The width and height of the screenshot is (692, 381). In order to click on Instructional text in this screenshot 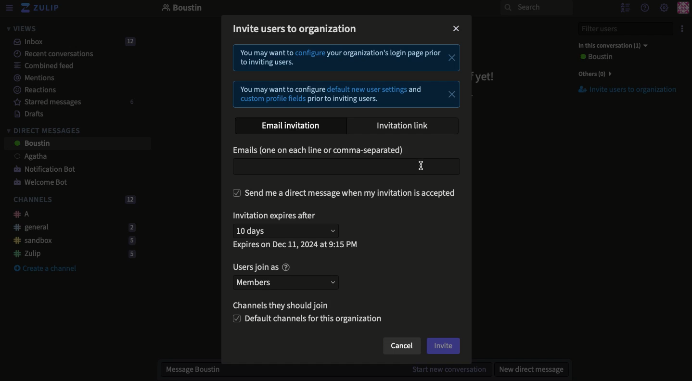, I will do `click(345, 76)`.